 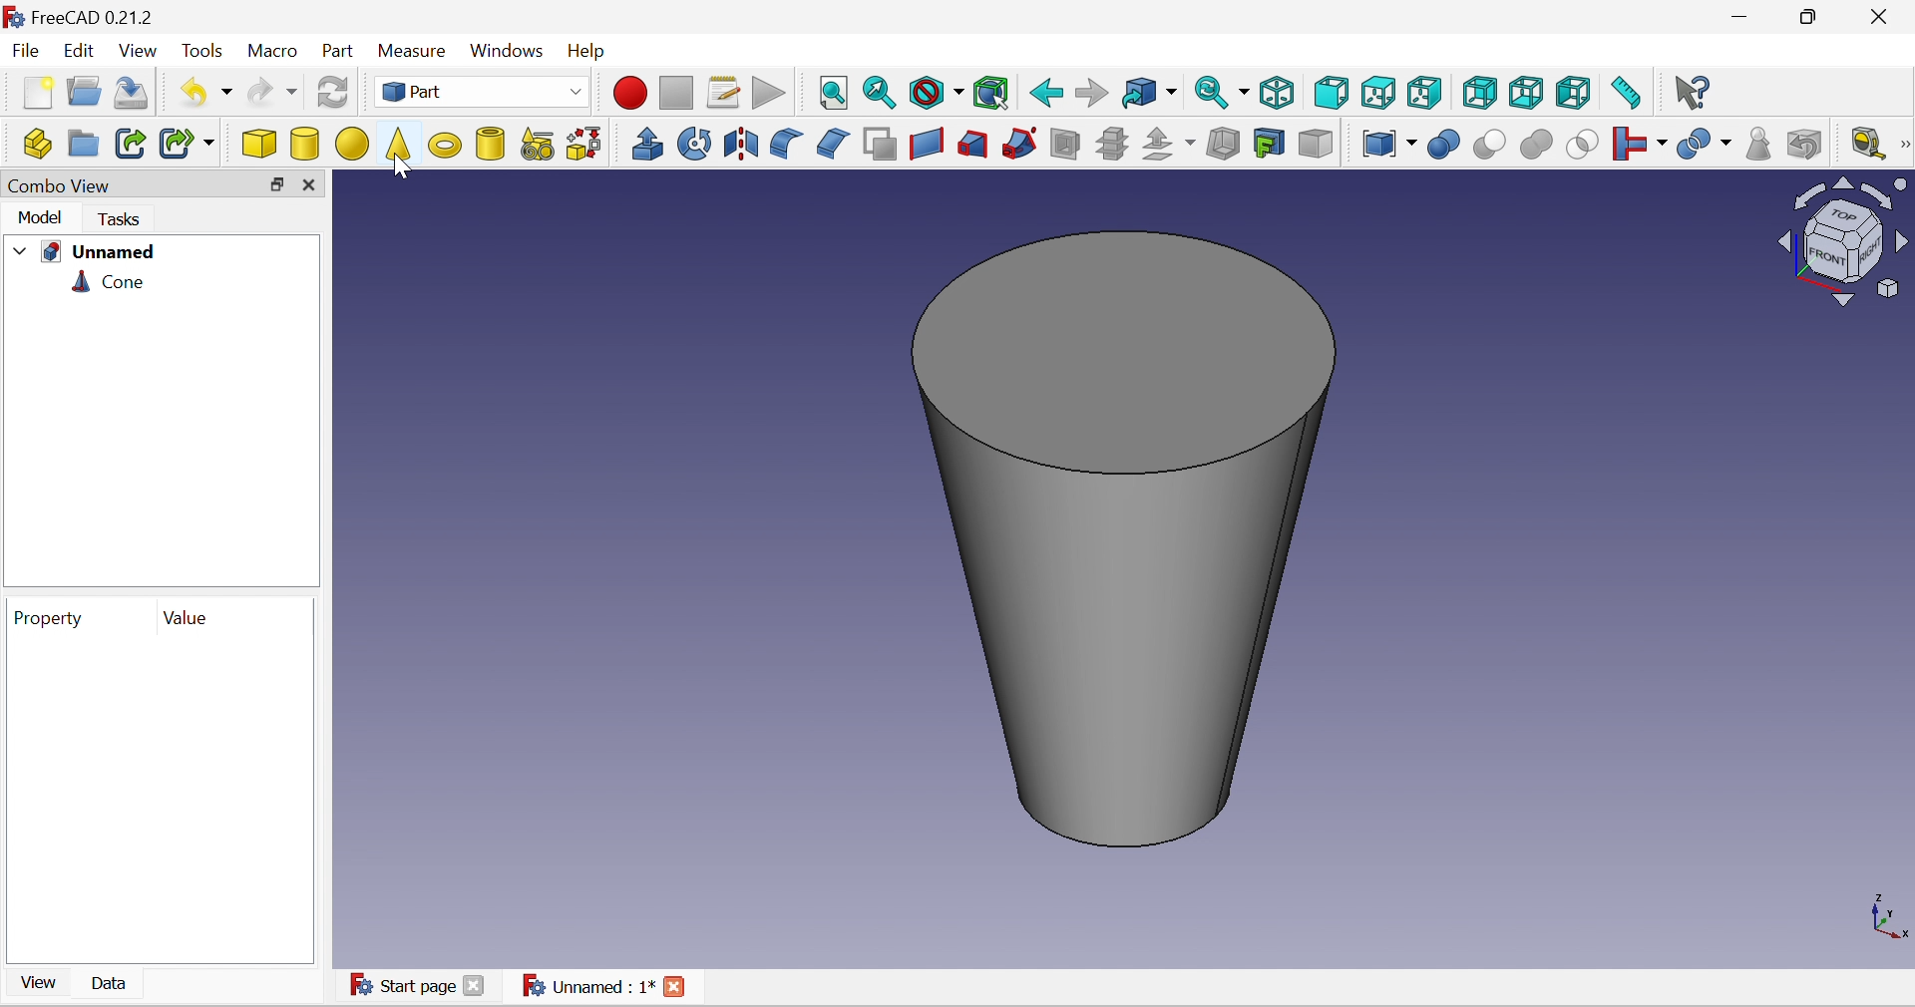 I want to click on Macro recording, so click(x=631, y=93).